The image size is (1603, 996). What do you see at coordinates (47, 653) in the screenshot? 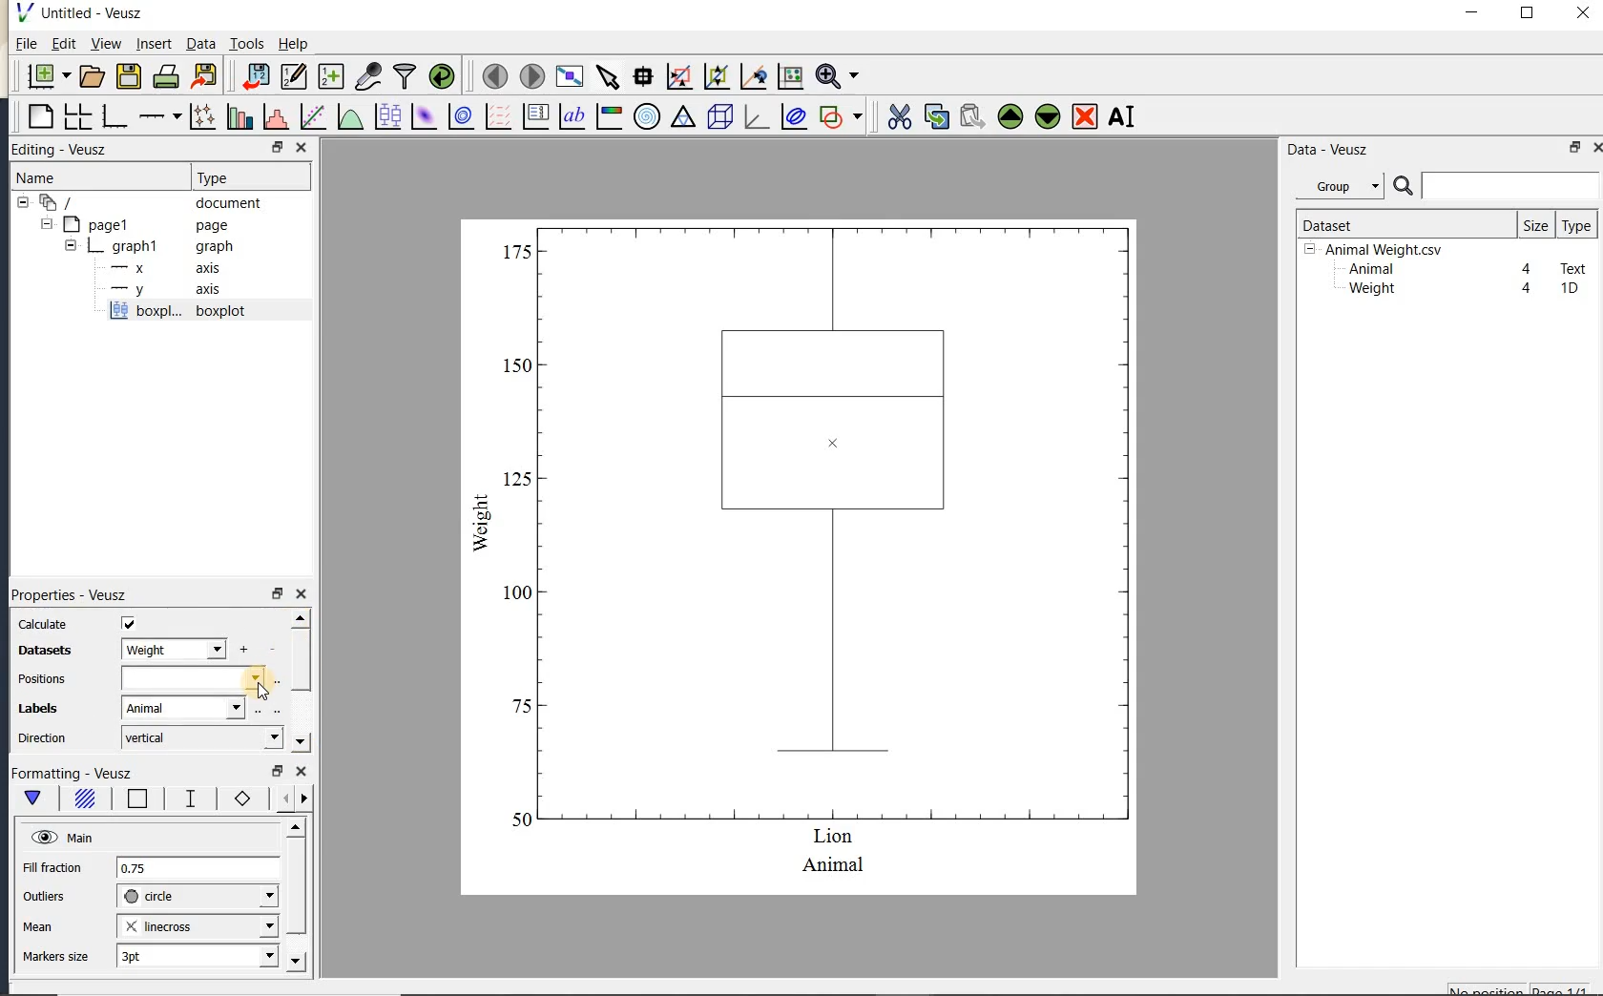
I see `datasets` at bounding box center [47, 653].